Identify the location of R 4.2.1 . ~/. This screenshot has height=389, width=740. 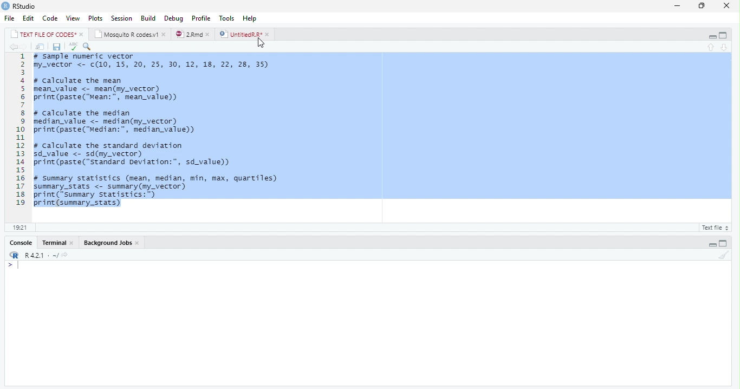
(47, 256).